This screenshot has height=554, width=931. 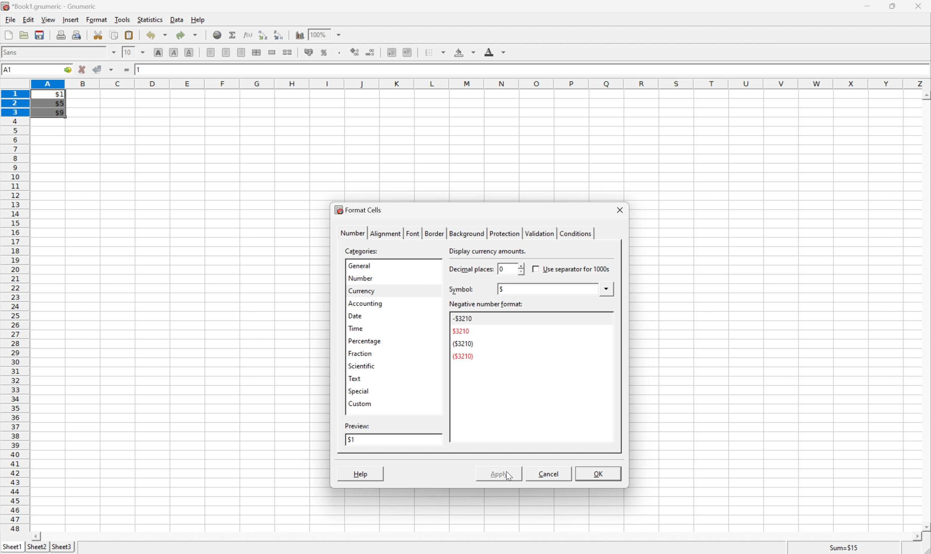 What do you see at coordinates (463, 318) in the screenshot?
I see `-3210` at bounding box center [463, 318].